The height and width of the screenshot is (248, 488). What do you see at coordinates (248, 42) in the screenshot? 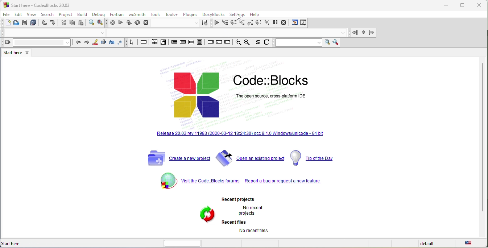
I see `zoom out` at bounding box center [248, 42].